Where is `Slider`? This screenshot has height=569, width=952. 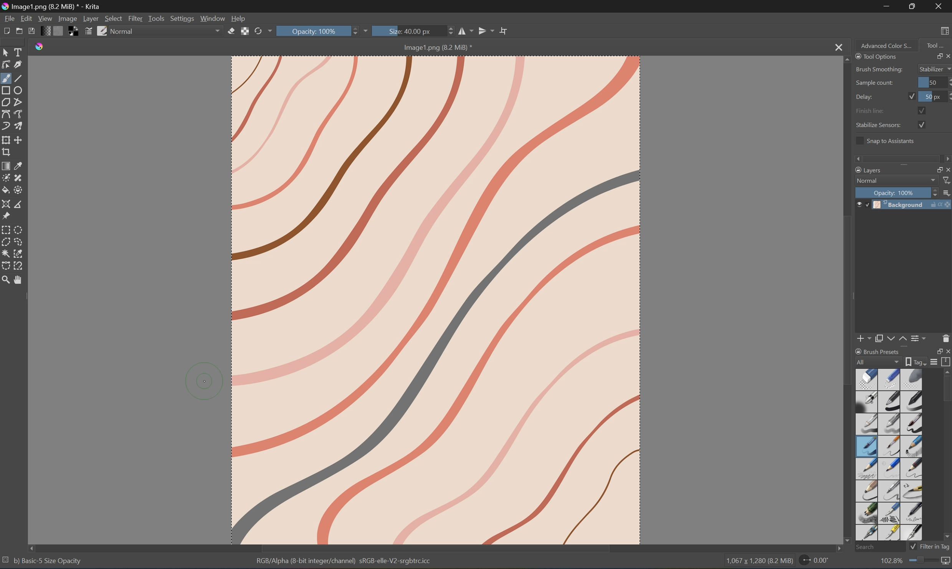
Slider is located at coordinates (448, 31).